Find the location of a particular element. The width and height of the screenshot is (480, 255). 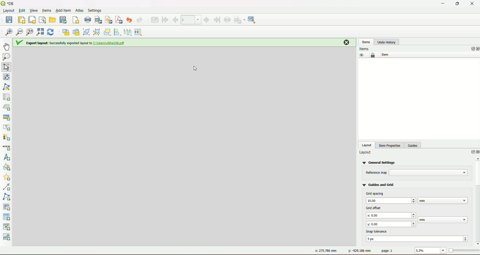

lock is located at coordinates (373, 55).